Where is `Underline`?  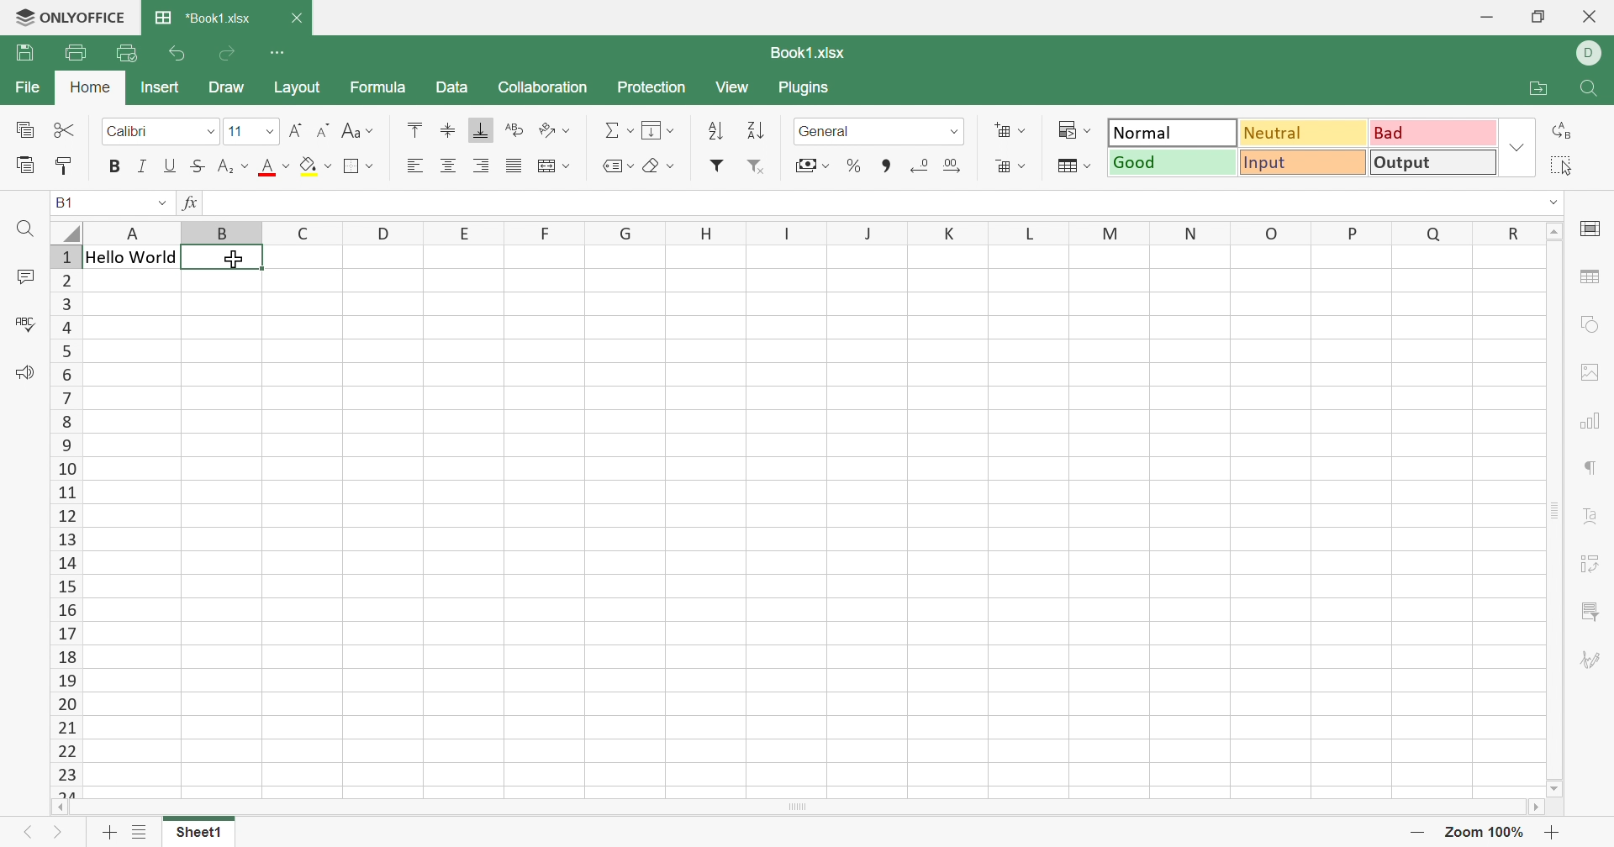 Underline is located at coordinates (171, 166).